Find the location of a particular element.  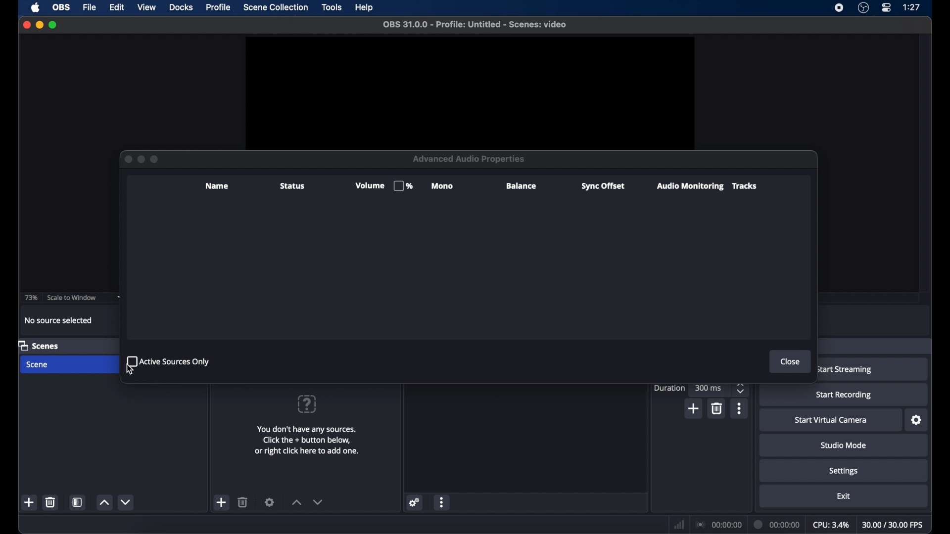

connection is located at coordinates (719, 525).